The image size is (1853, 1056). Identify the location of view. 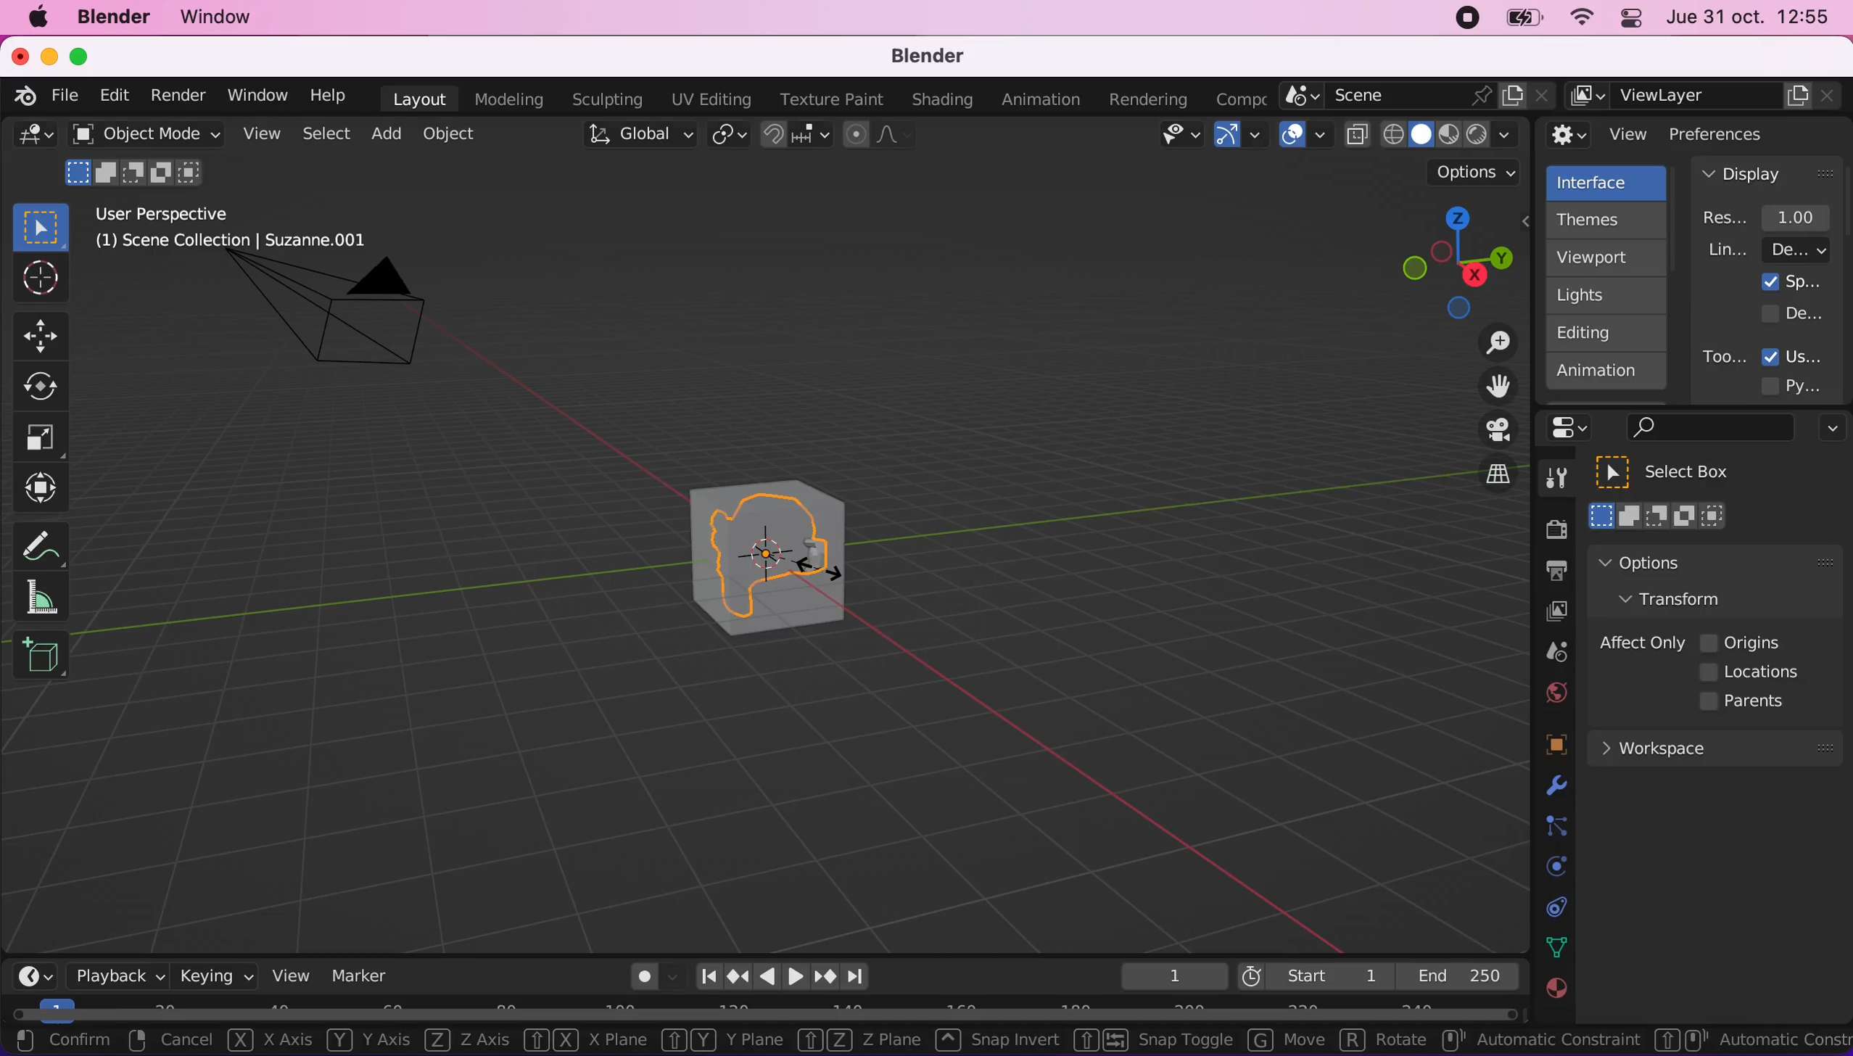
(1598, 135).